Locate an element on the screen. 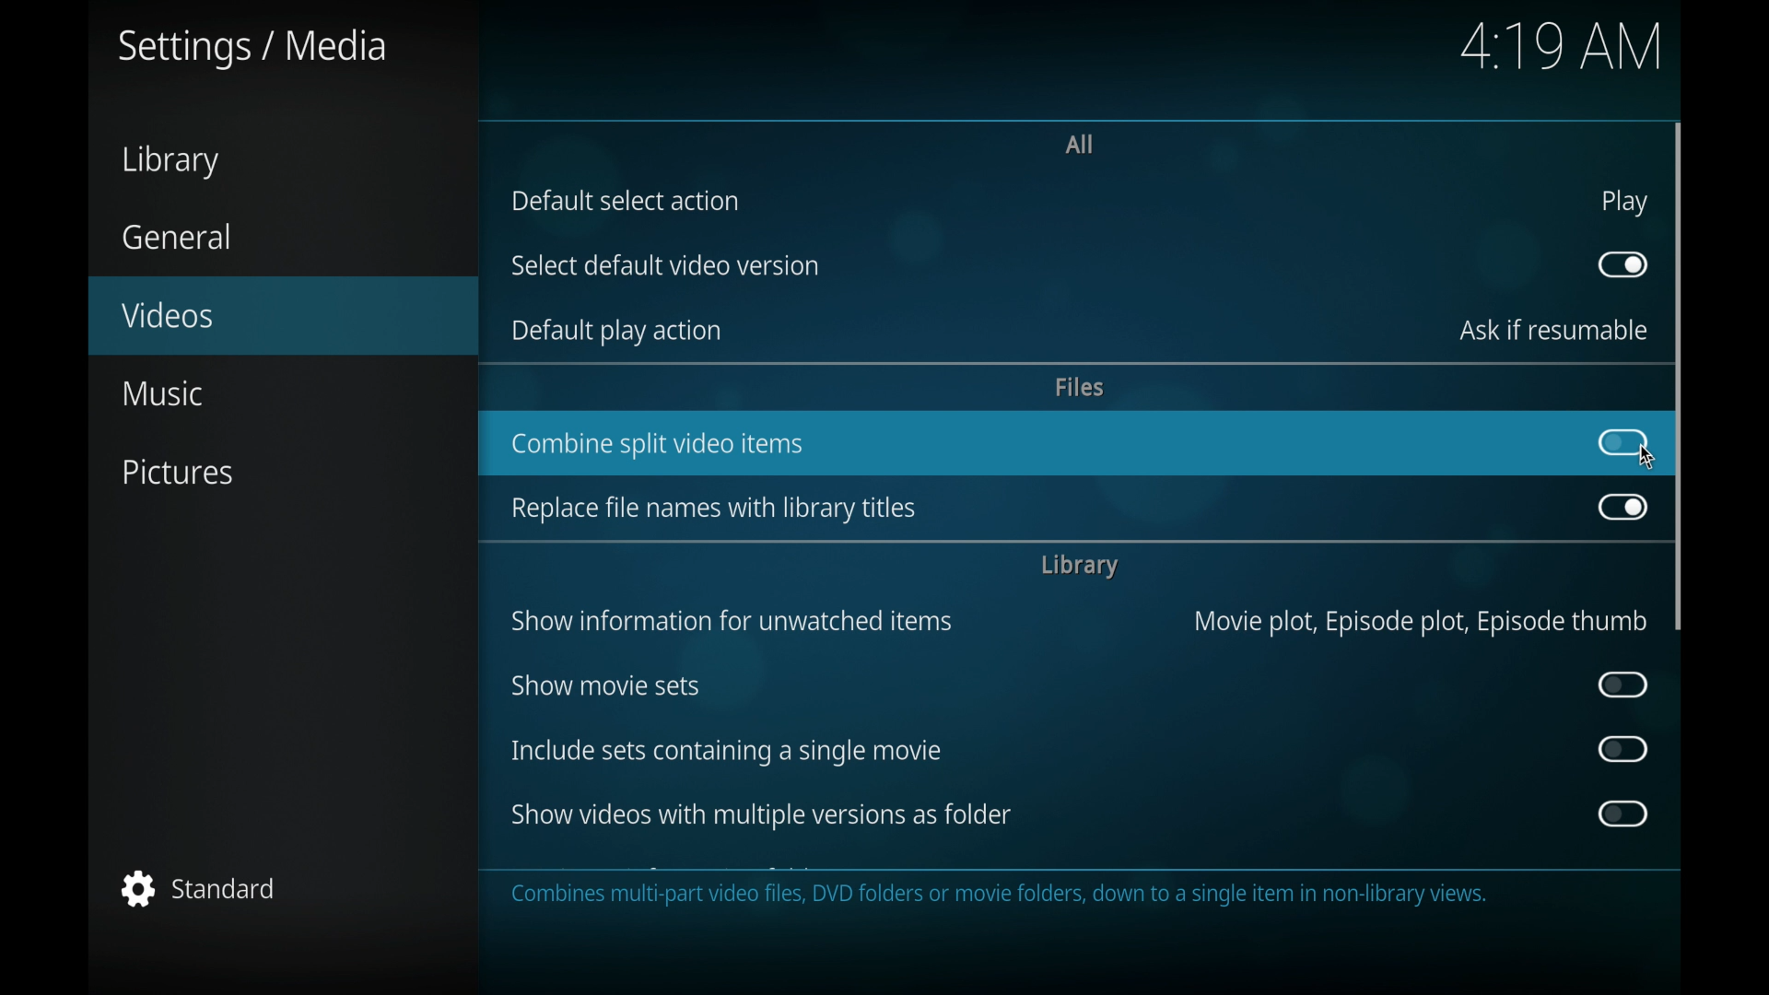 This screenshot has width=1769, height=995. toggle button is located at coordinates (1624, 509).